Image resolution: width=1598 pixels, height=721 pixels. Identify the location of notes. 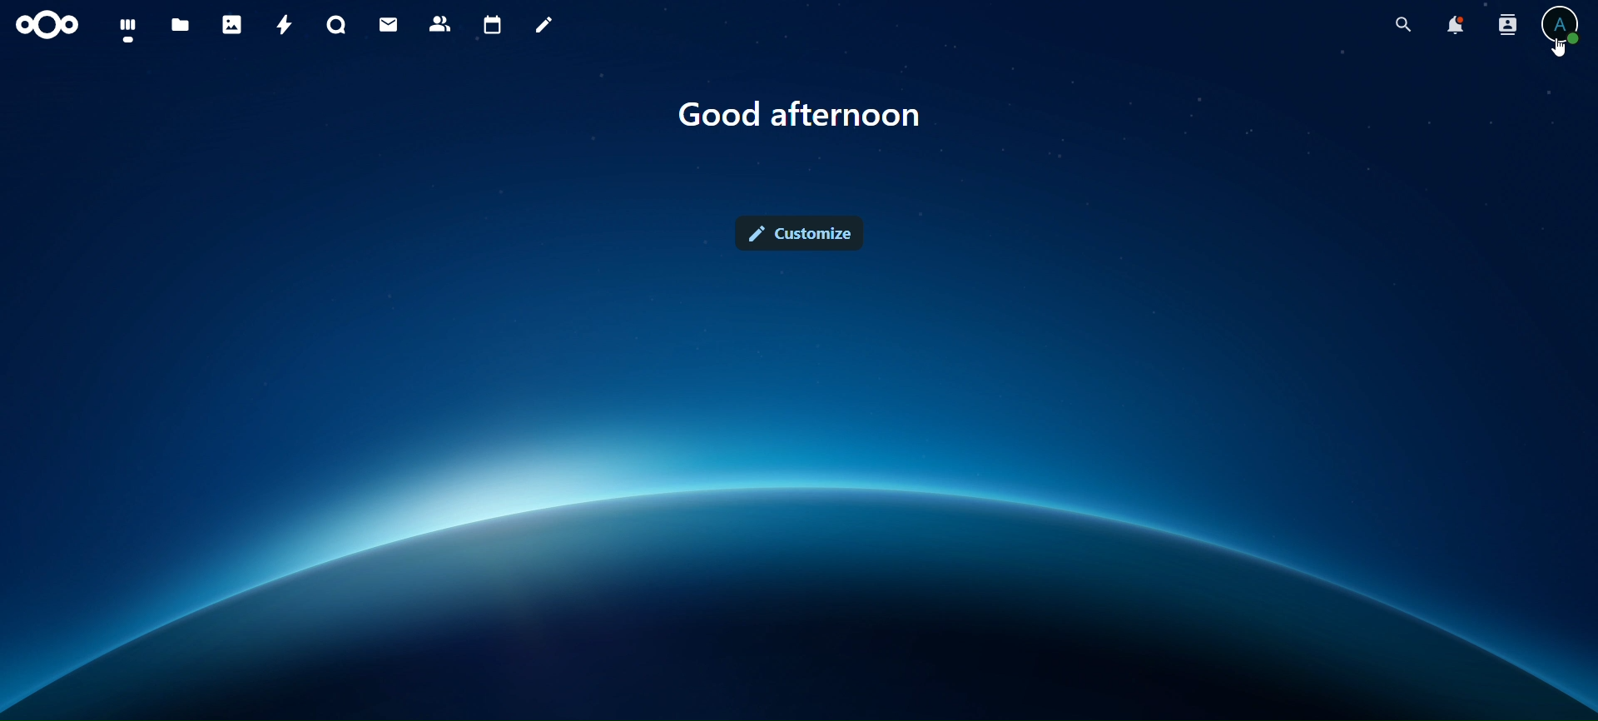
(543, 27).